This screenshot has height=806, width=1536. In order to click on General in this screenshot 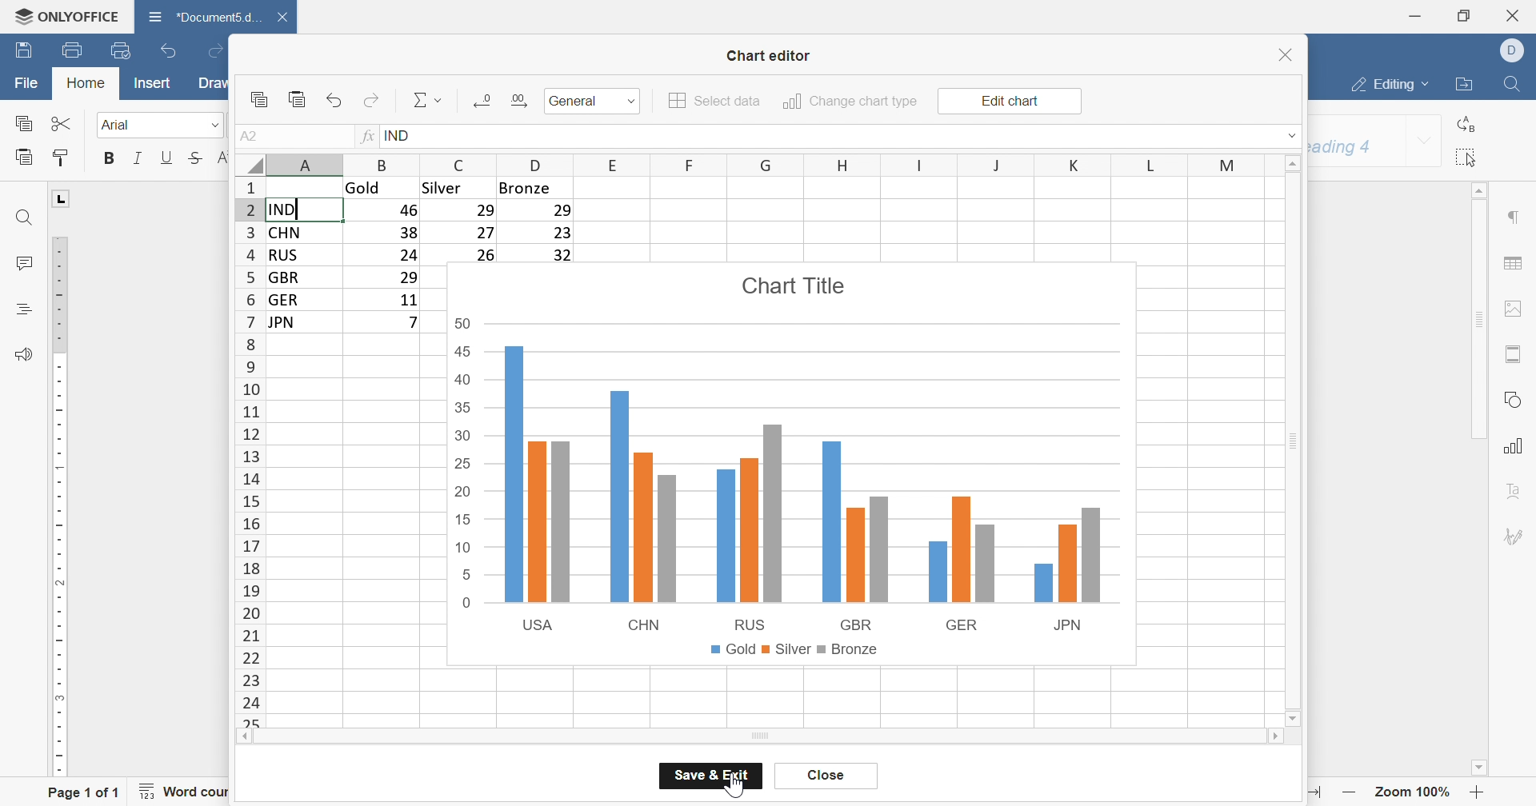, I will do `click(576, 101)`.